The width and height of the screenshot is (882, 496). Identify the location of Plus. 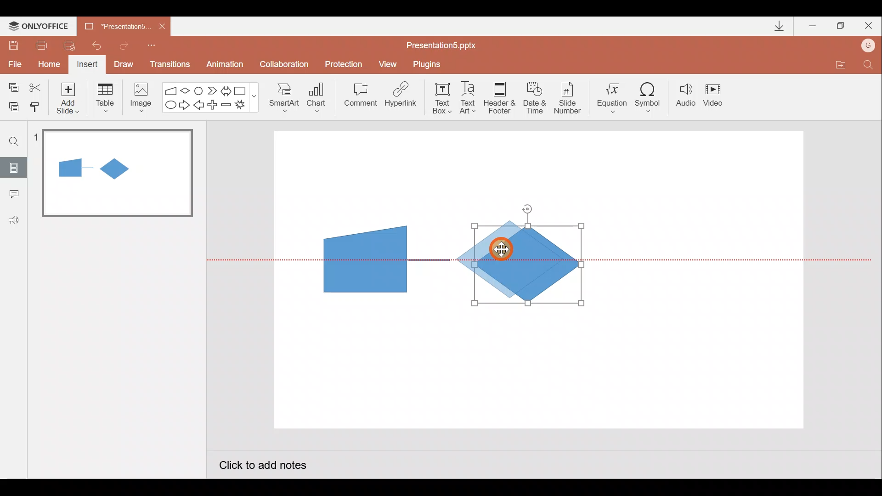
(214, 106).